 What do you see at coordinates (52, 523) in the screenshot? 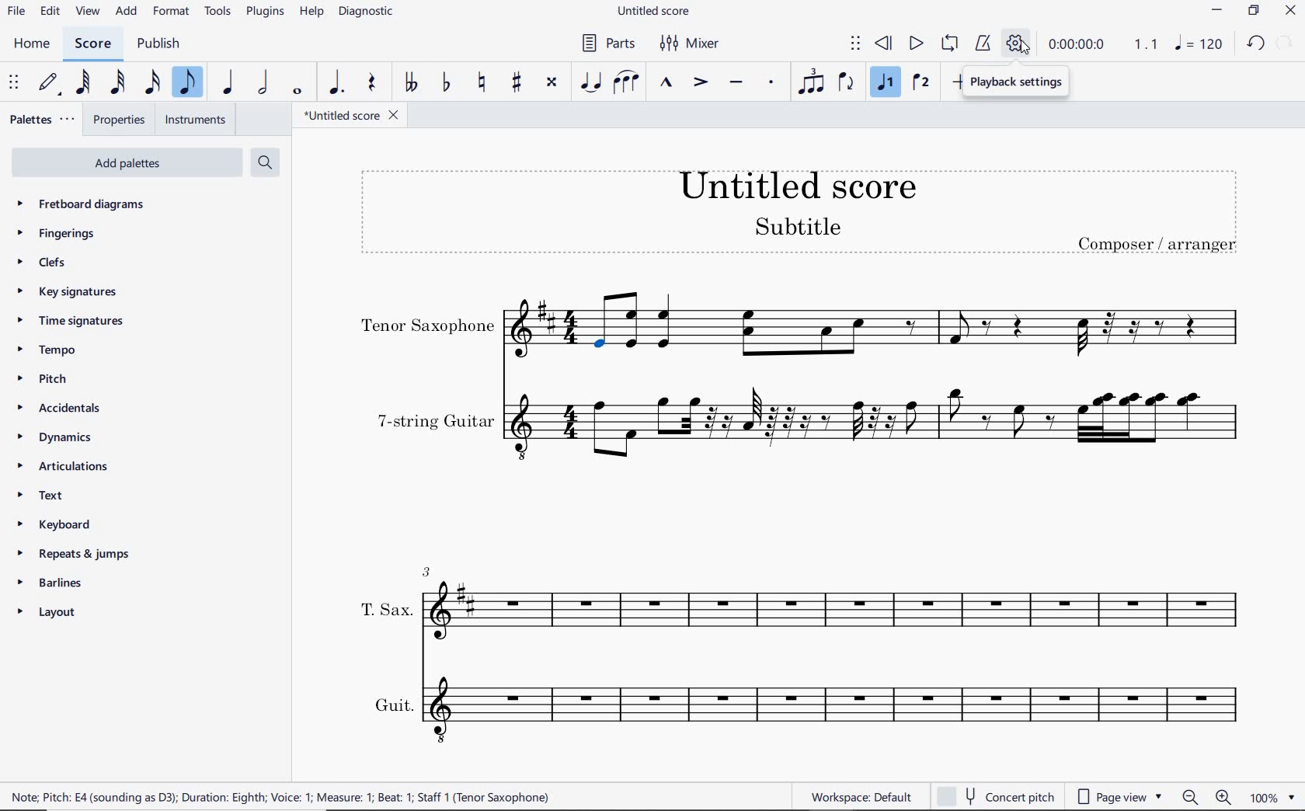
I see `KEYBOARD` at bounding box center [52, 523].